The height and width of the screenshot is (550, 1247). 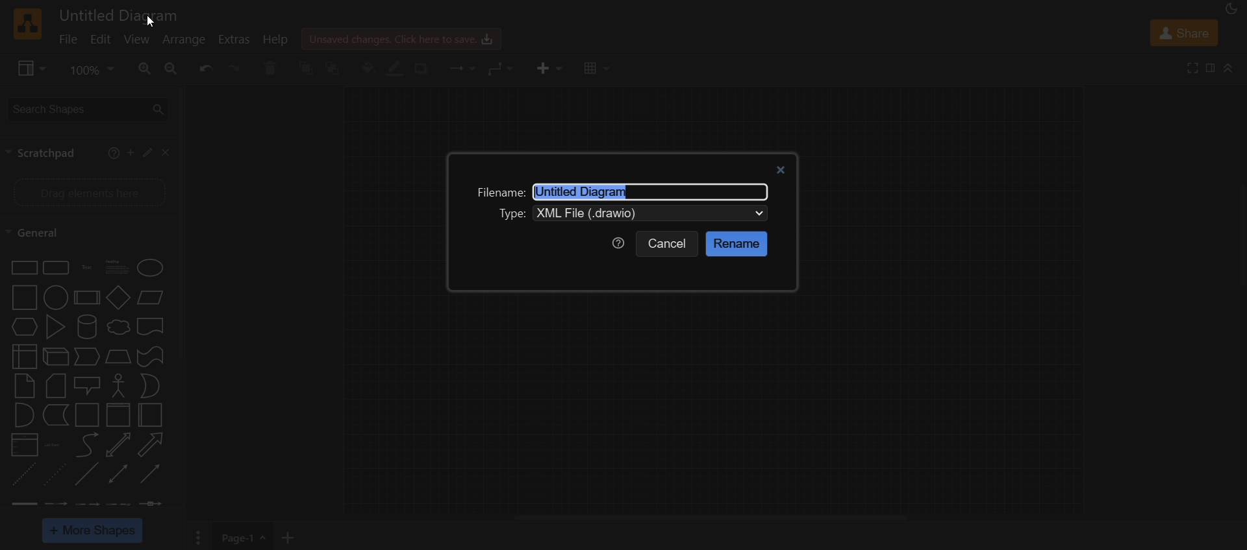 What do you see at coordinates (275, 40) in the screenshot?
I see `help` at bounding box center [275, 40].